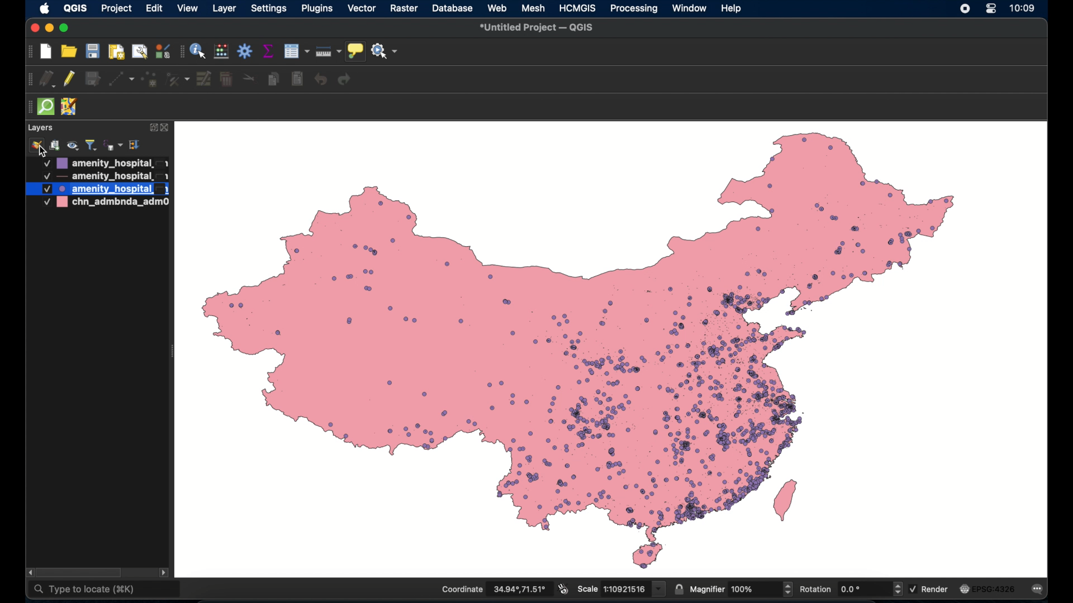  Describe the element at coordinates (850, 588) in the screenshot. I see `rotation` at that location.